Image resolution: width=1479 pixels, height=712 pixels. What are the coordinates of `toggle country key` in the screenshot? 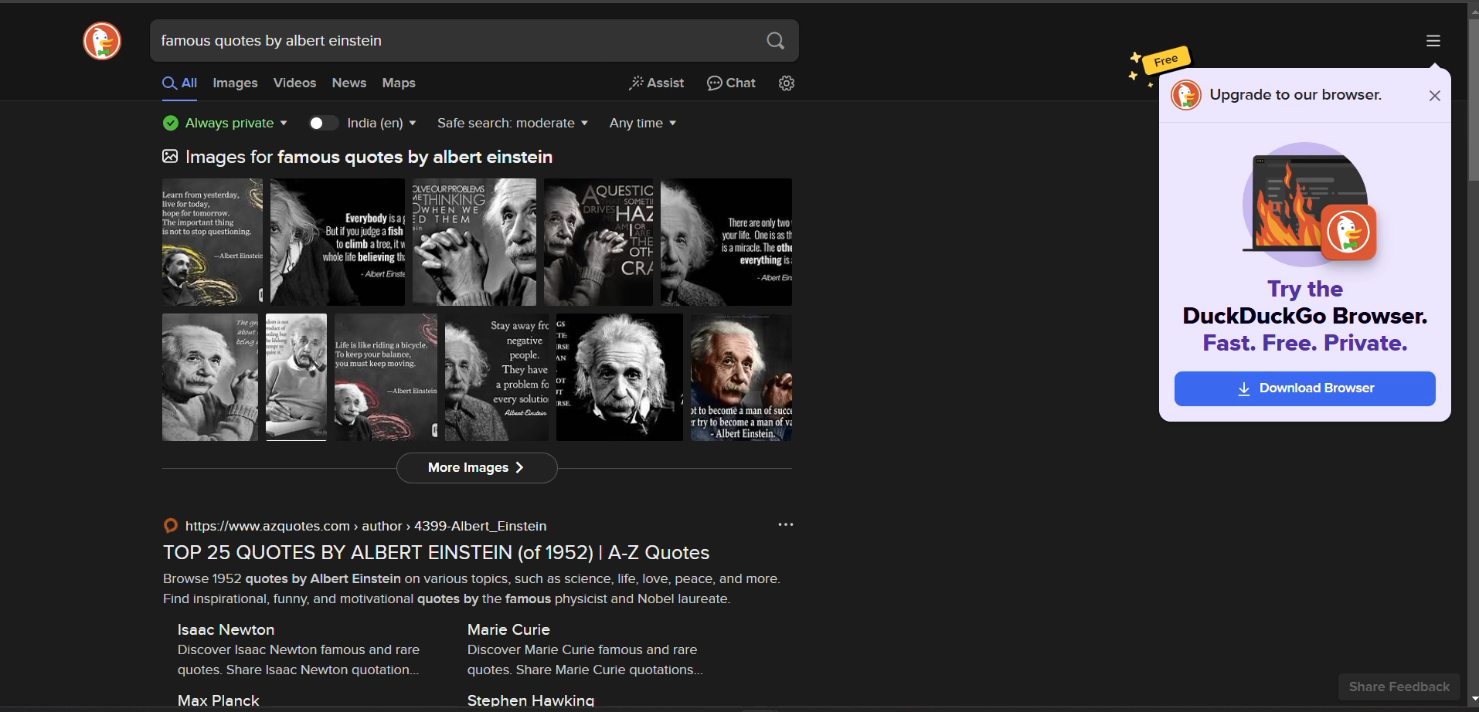 It's located at (321, 122).